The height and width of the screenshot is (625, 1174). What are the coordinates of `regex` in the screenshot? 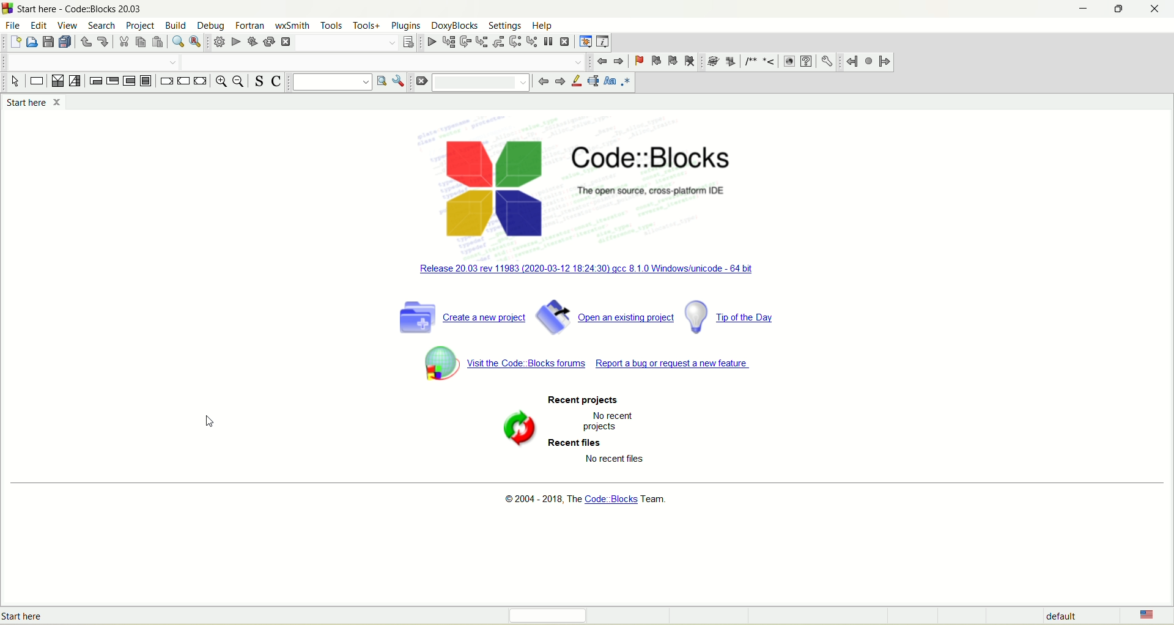 It's located at (626, 83).